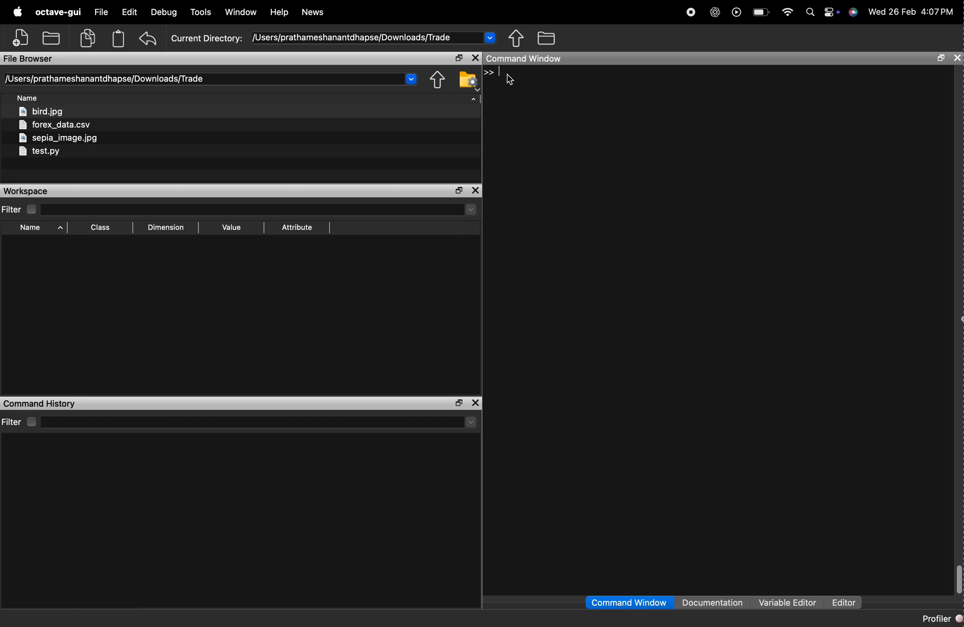  What do you see at coordinates (241, 11) in the screenshot?
I see `Window` at bounding box center [241, 11].